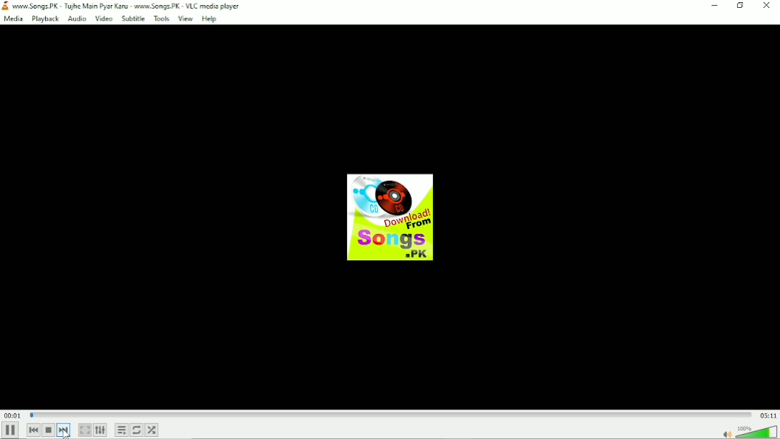  Describe the element at coordinates (766, 6) in the screenshot. I see `Close` at that location.